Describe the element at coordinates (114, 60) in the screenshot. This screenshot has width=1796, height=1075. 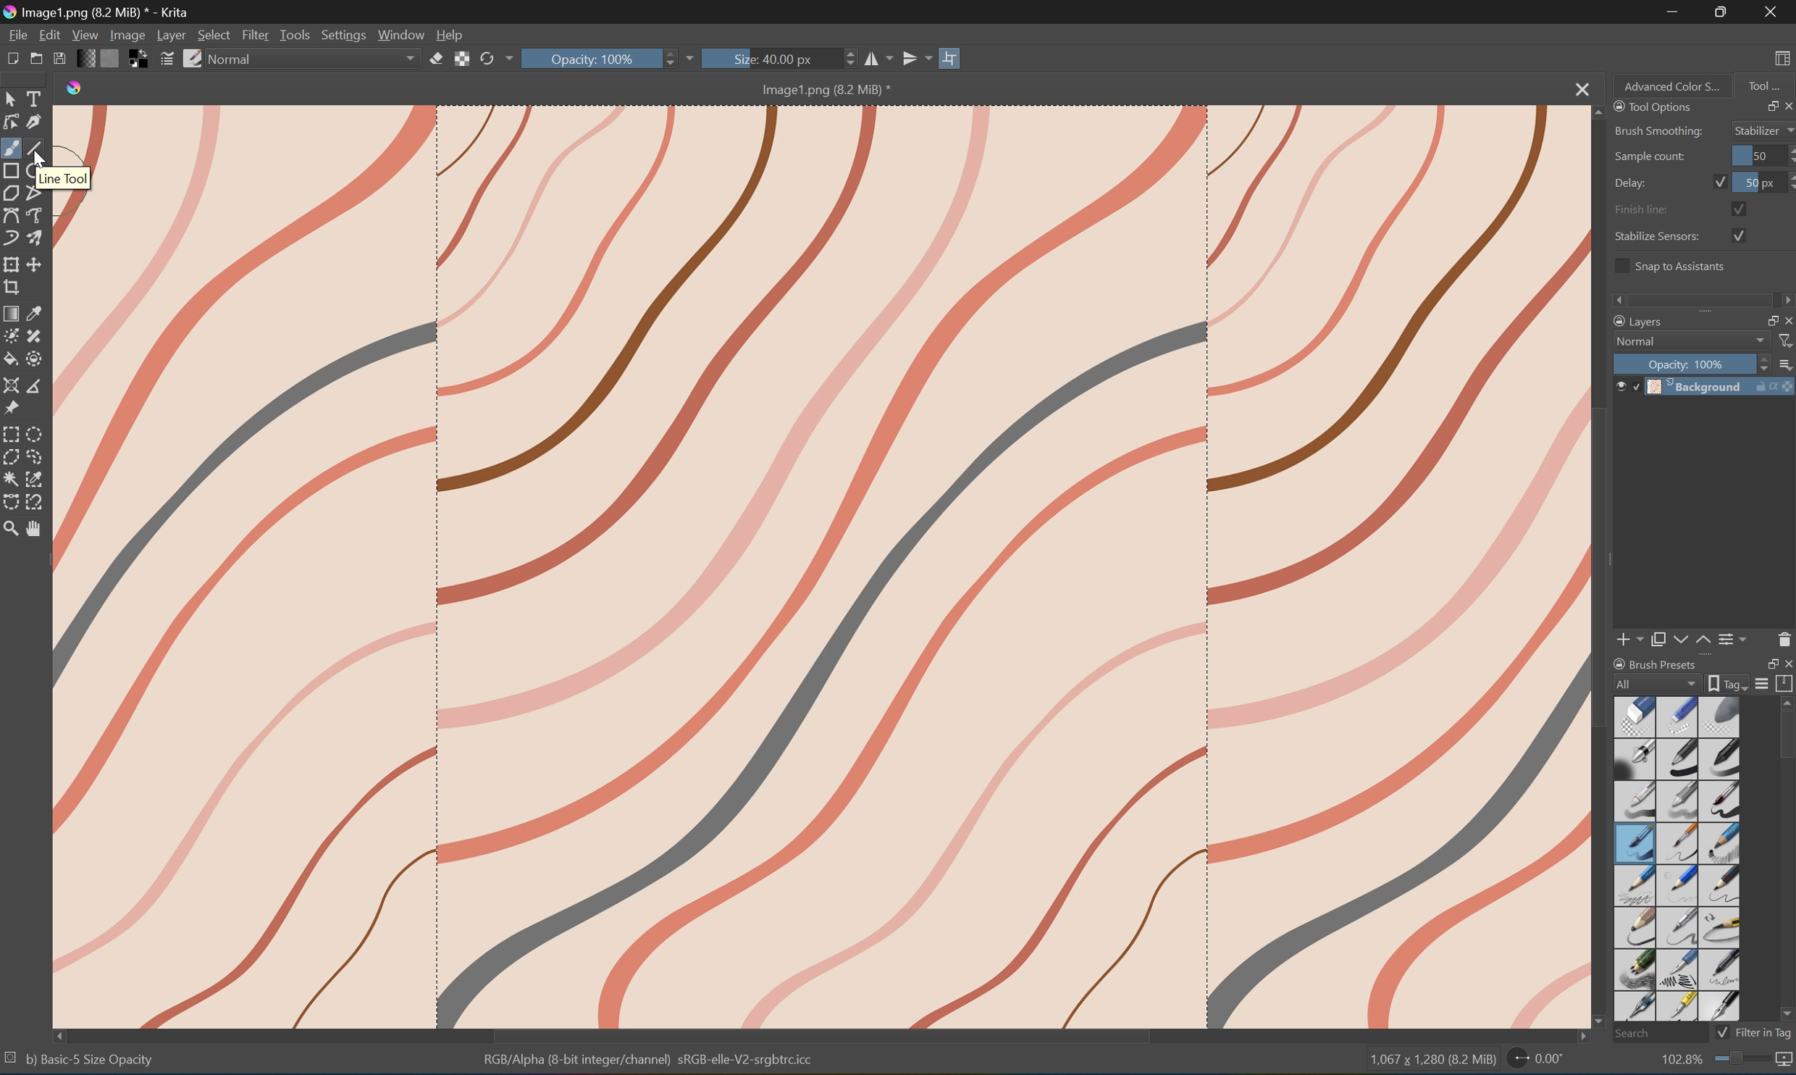
I see `Fill patterns` at that location.